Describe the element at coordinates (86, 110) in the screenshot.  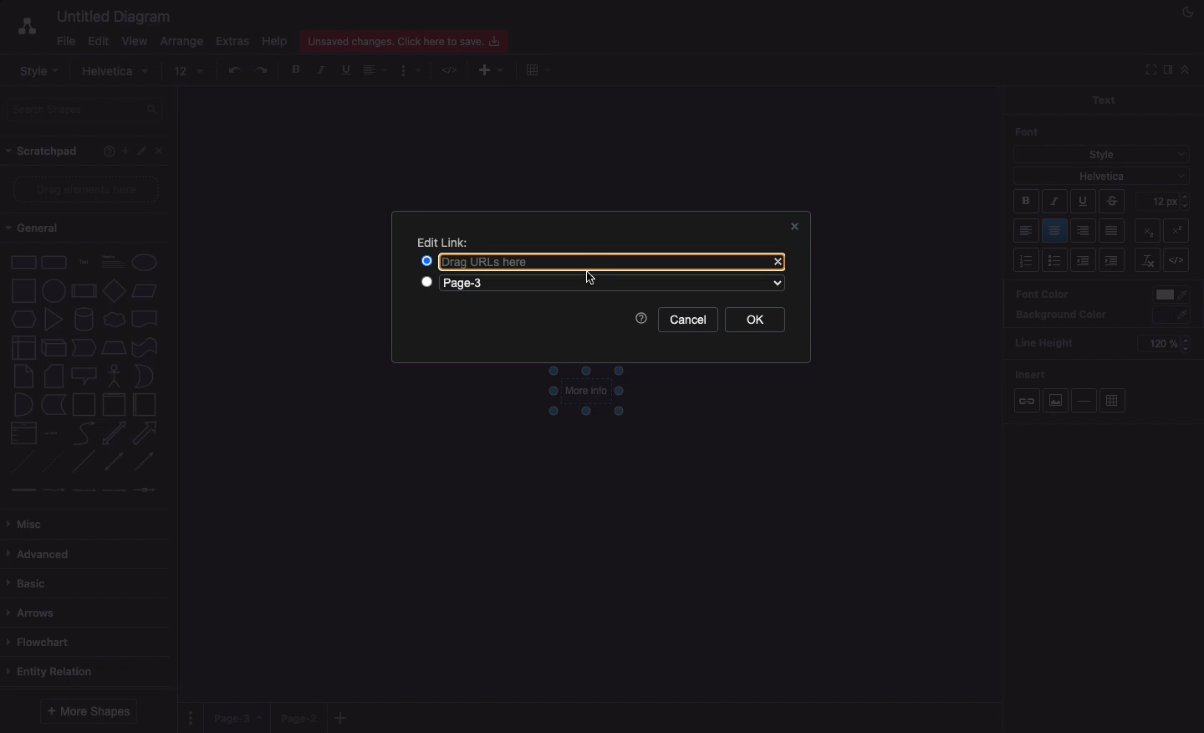
I see `Search shapes` at that location.